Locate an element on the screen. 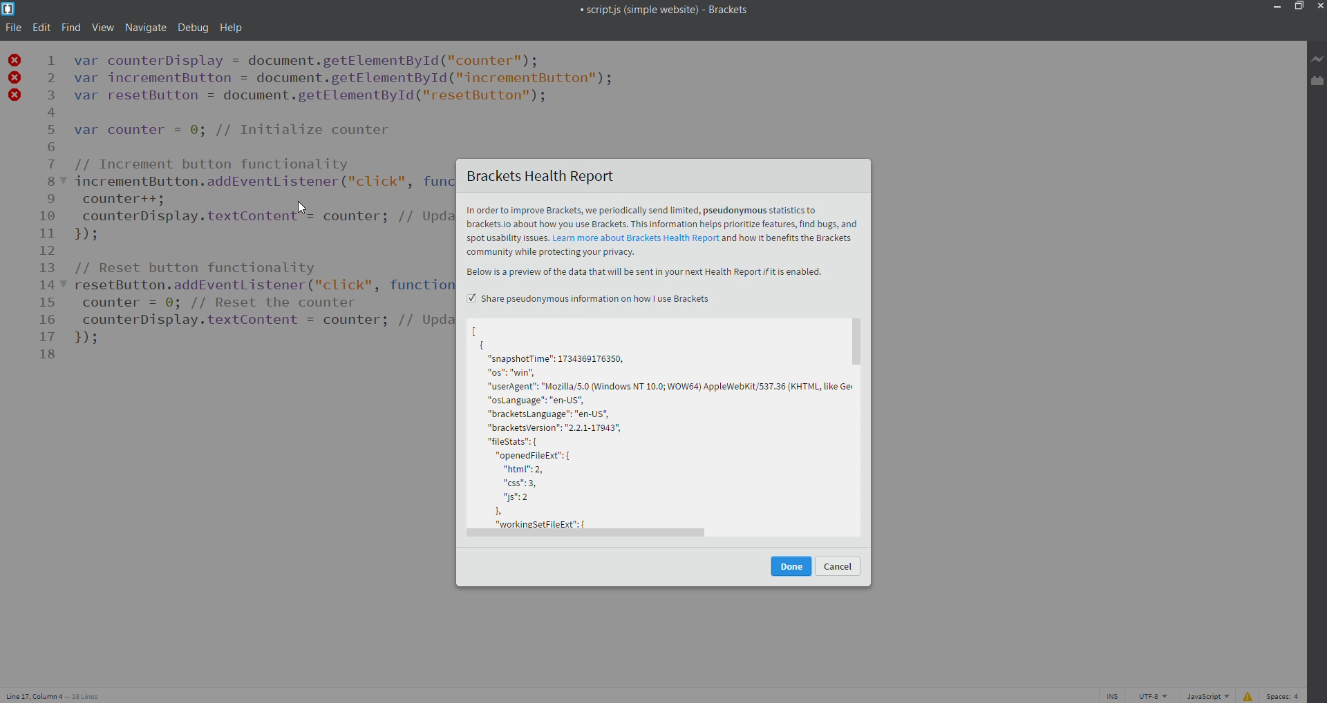 The height and width of the screenshot is (703, 1327). horizontal scroll bar is located at coordinates (666, 539).